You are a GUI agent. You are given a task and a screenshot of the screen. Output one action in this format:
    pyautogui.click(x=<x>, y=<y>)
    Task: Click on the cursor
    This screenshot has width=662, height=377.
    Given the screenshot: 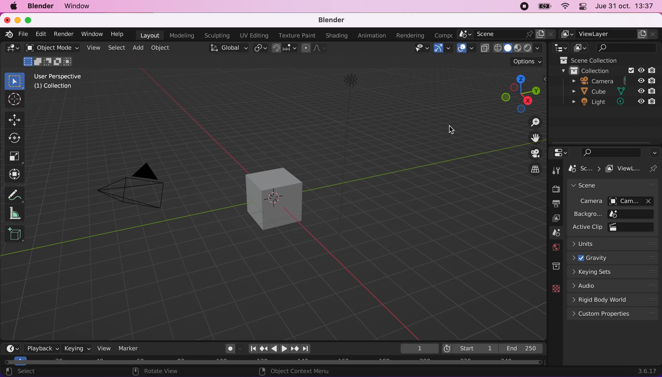 What is the action you would take?
    pyautogui.click(x=14, y=99)
    